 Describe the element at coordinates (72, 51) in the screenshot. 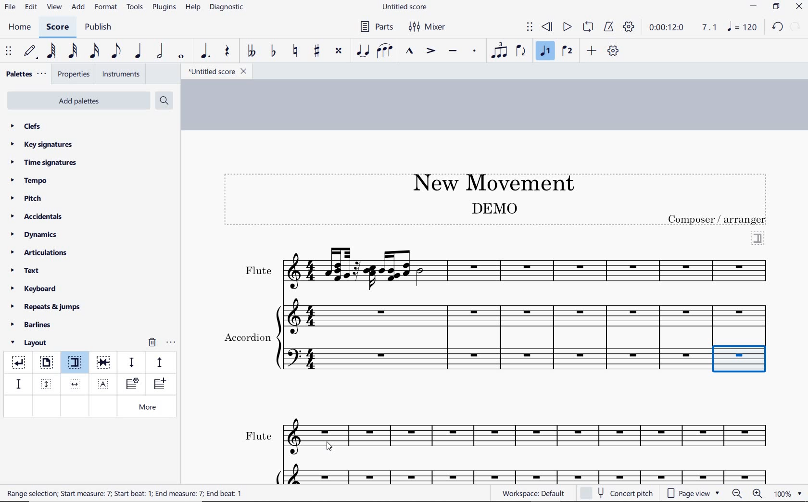

I see `32nd note` at that location.